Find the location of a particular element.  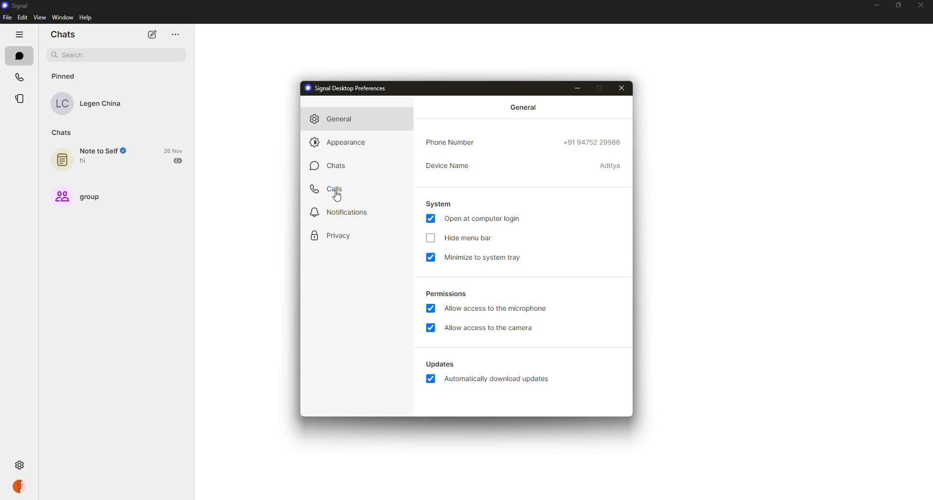

click to enable is located at coordinates (430, 239).